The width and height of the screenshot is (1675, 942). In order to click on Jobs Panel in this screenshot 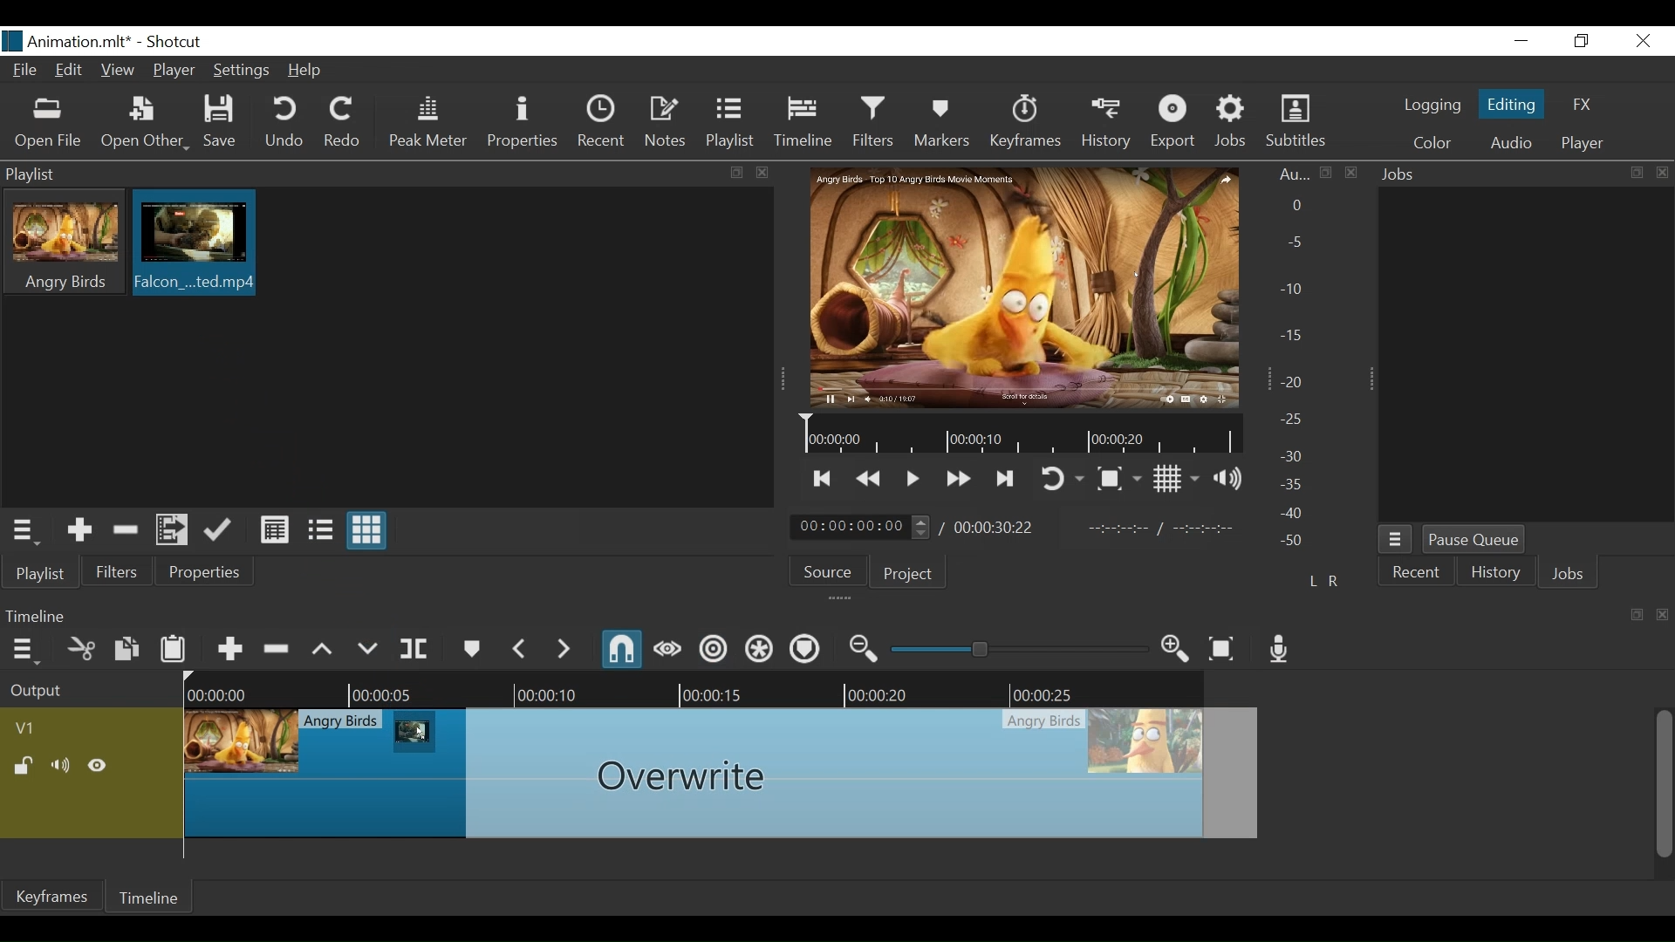, I will do `click(1528, 358)`.